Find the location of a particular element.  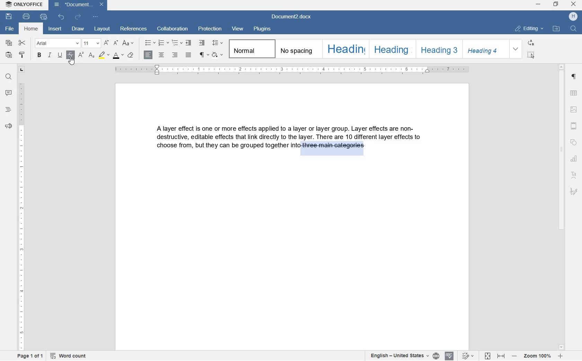

CURSOR is located at coordinates (72, 62).